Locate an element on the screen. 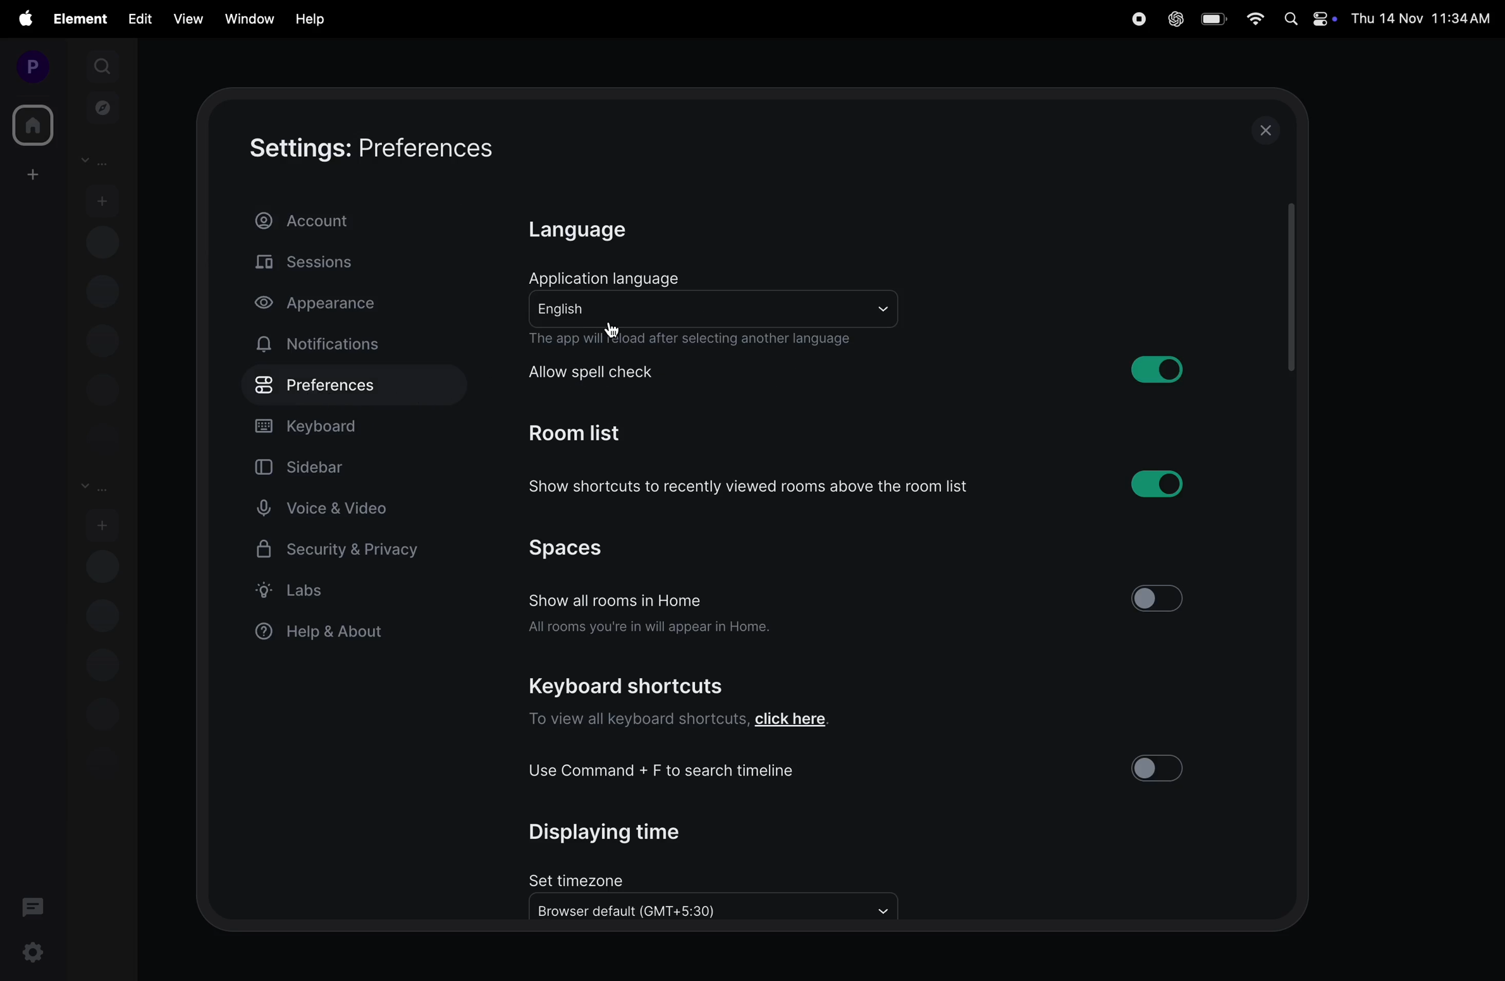 The width and height of the screenshot is (1505, 981). window is located at coordinates (245, 20).